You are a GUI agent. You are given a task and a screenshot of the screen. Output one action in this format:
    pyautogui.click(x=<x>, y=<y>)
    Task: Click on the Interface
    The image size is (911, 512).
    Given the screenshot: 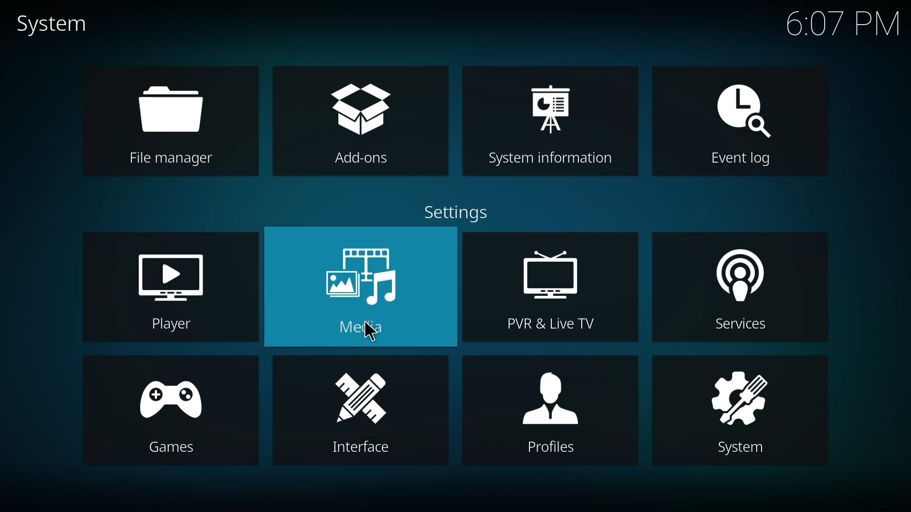 What is the action you would take?
    pyautogui.click(x=361, y=448)
    